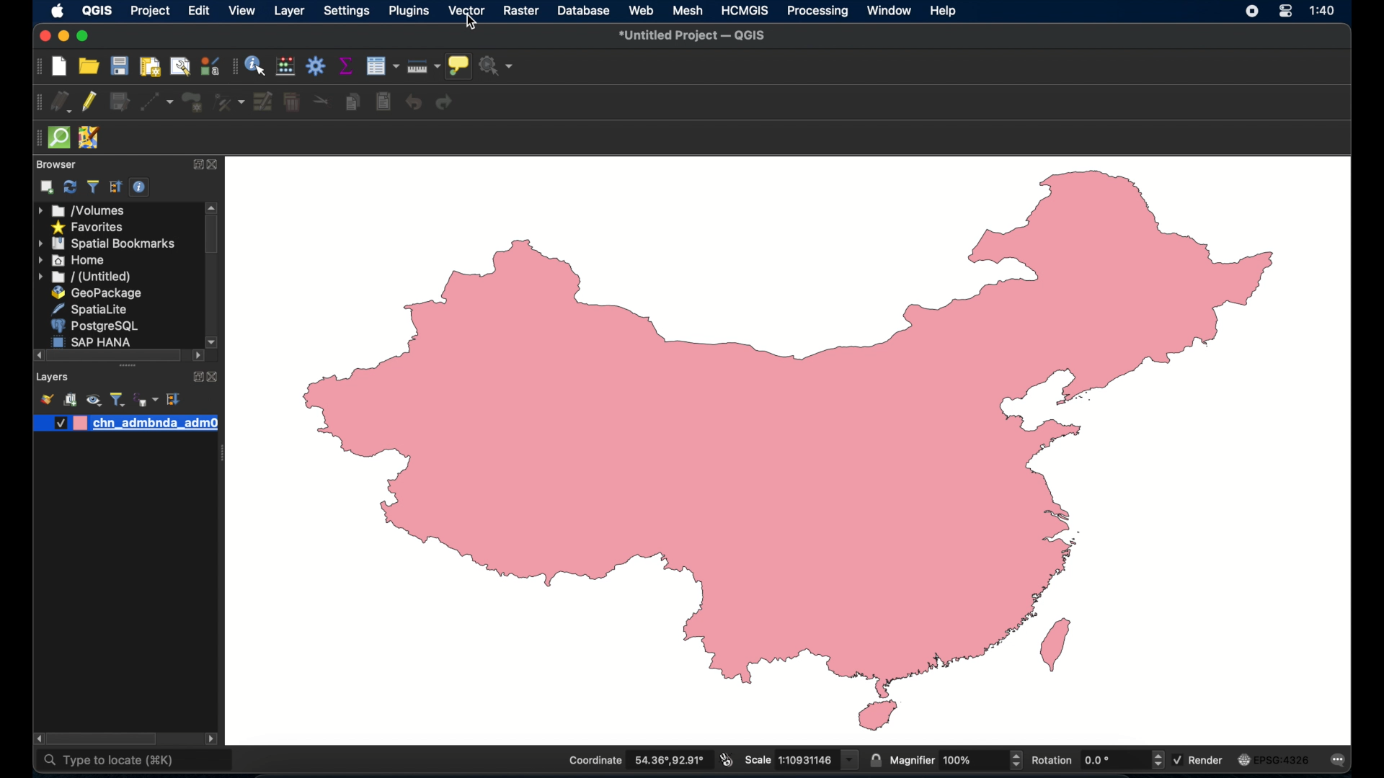 The image size is (1384, 778). What do you see at coordinates (141, 187) in the screenshot?
I see `enable/disable properties widget` at bounding box center [141, 187].